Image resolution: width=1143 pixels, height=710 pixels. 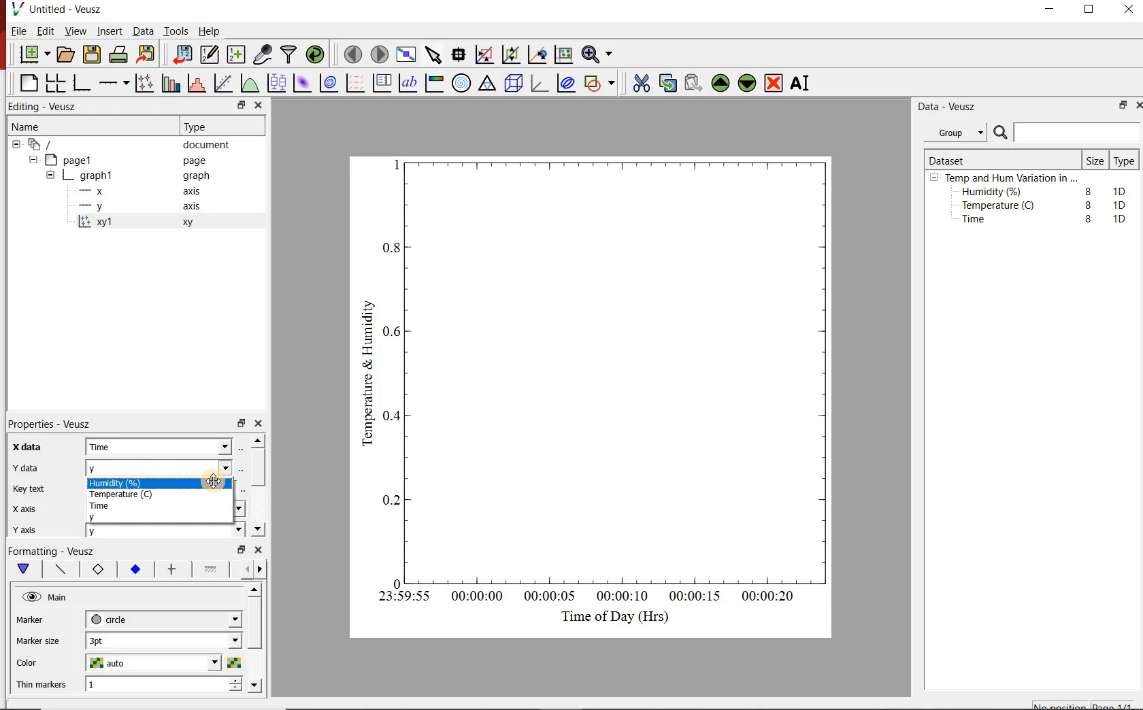 I want to click on move to the next page, so click(x=379, y=54).